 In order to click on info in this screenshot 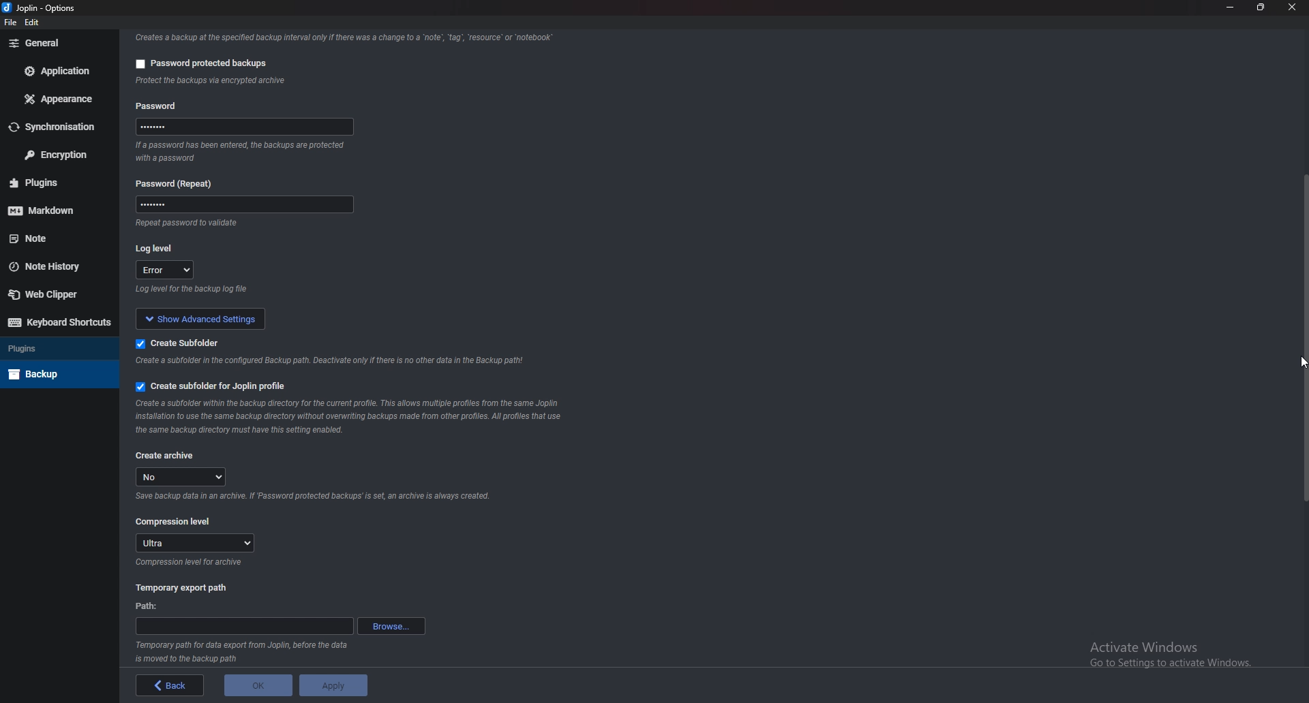, I will do `click(280, 82)`.